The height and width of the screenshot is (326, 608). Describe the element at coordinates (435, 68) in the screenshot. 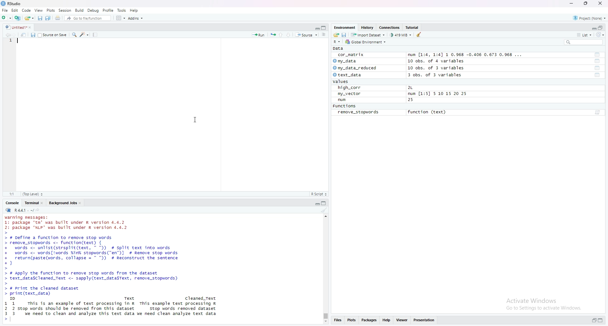

I see `10 obs. of 3 variables` at that location.